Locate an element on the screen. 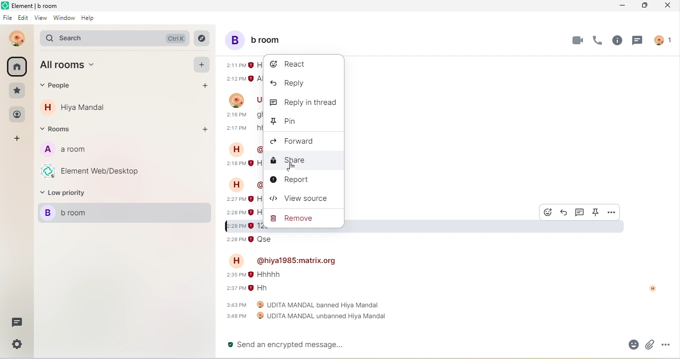  rooms is located at coordinates (59, 130).